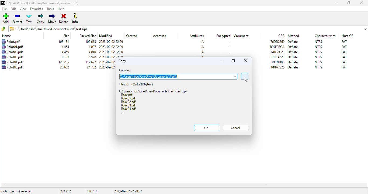  What do you see at coordinates (12, 57) in the screenshot?
I see `file` at bounding box center [12, 57].